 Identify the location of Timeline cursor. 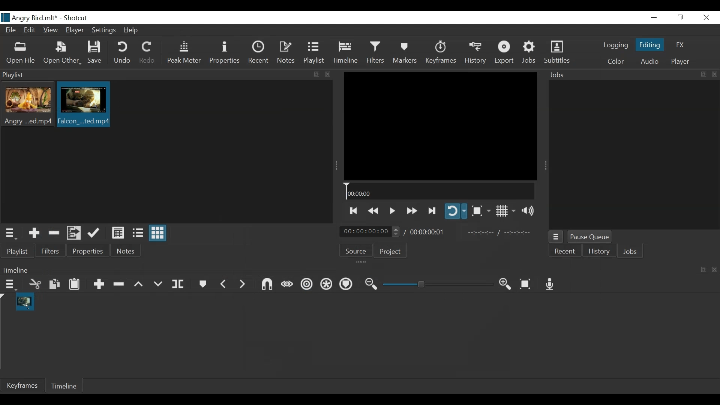
(4, 333).